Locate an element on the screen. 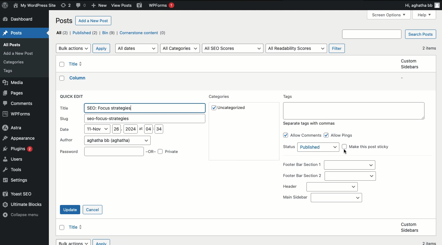 The height and width of the screenshot is (245, 442). Quick edit is located at coordinates (73, 96).